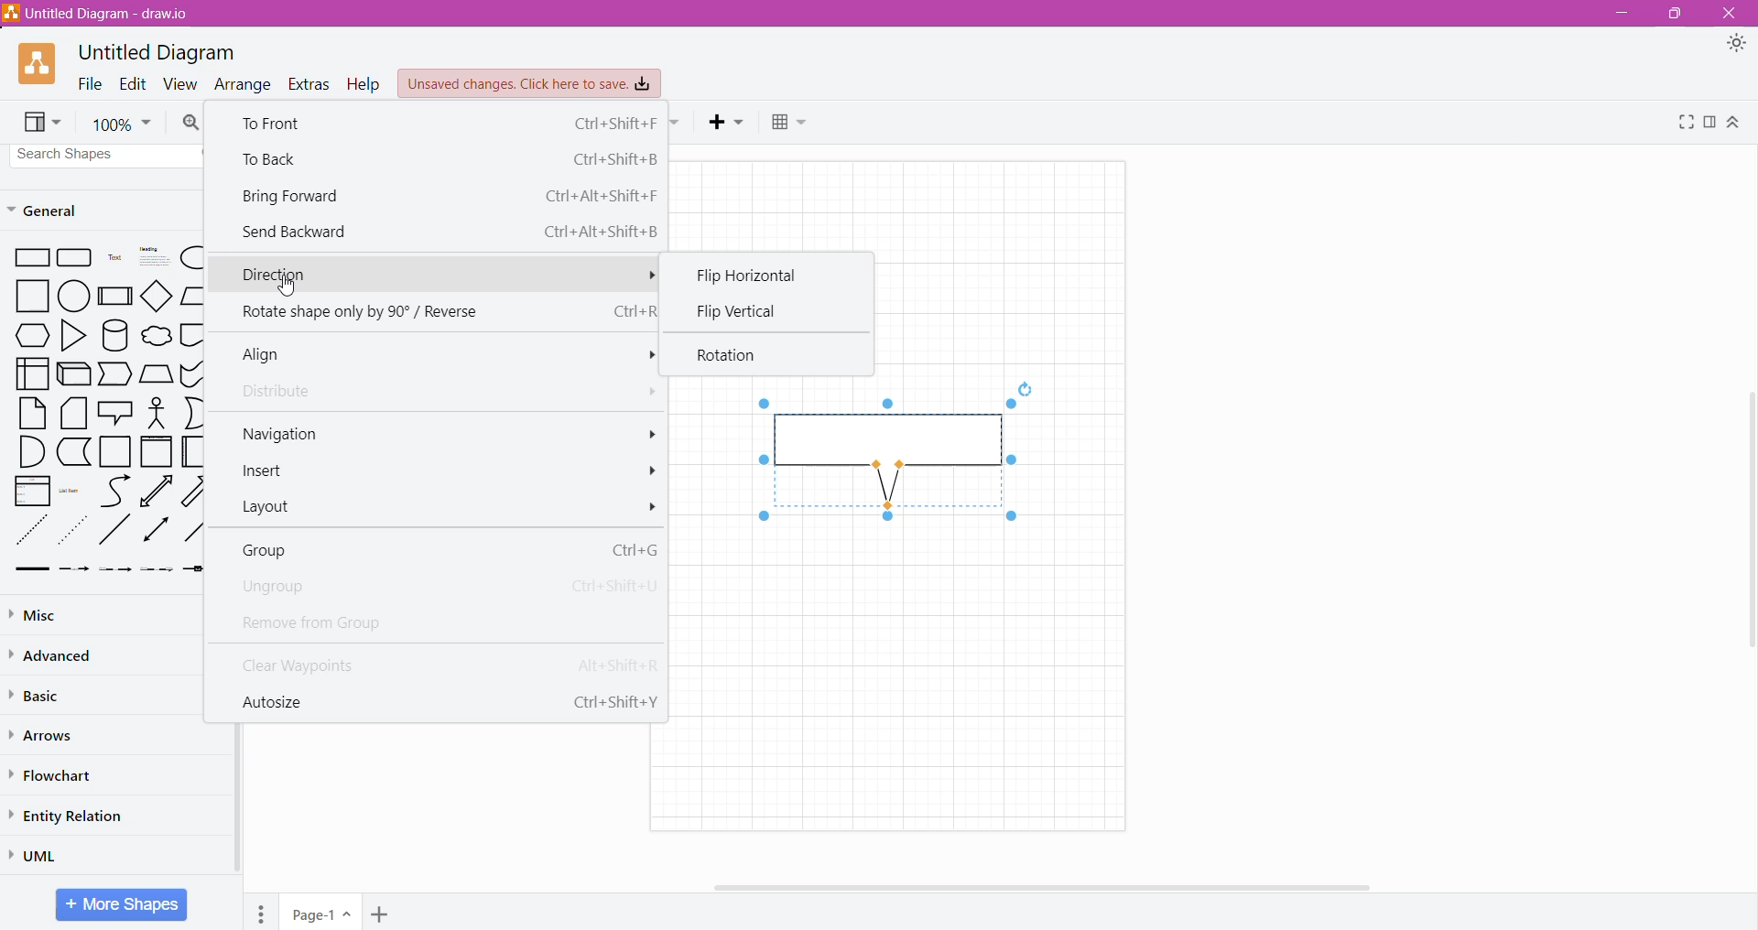 Image resolution: width=1758 pixels, height=930 pixels. I want to click on Navigation, so click(282, 433).